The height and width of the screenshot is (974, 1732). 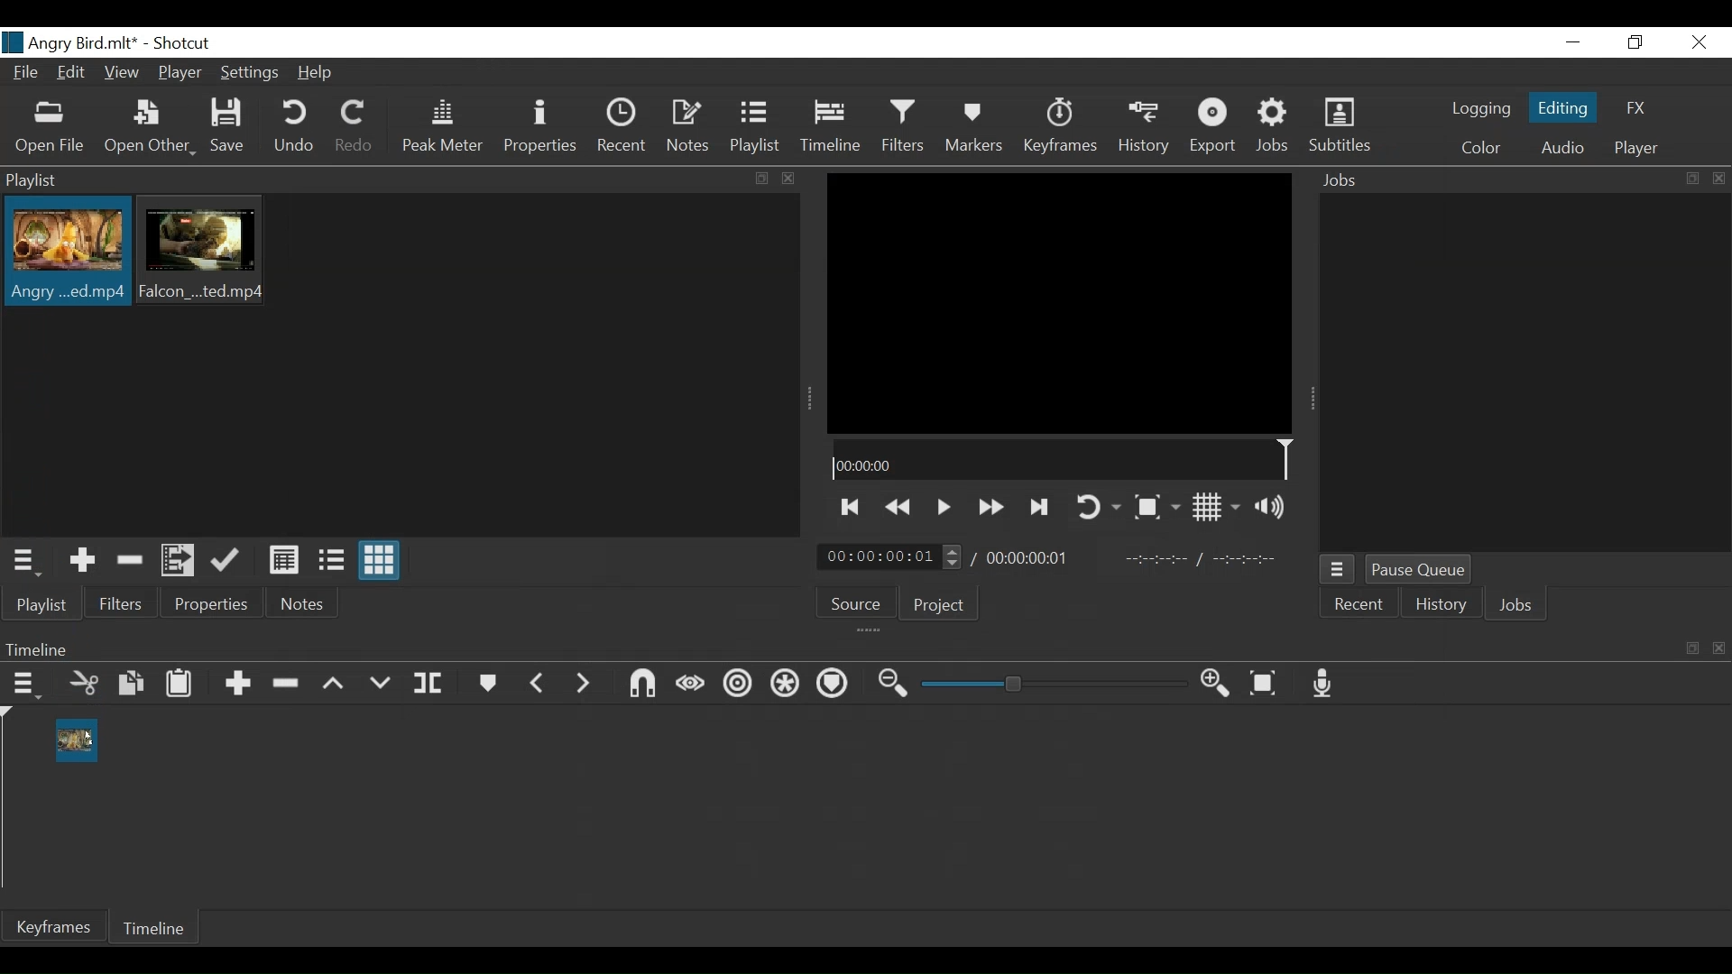 What do you see at coordinates (1358, 606) in the screenshot?
I see `Recent` at bounding box center [1358, 606].